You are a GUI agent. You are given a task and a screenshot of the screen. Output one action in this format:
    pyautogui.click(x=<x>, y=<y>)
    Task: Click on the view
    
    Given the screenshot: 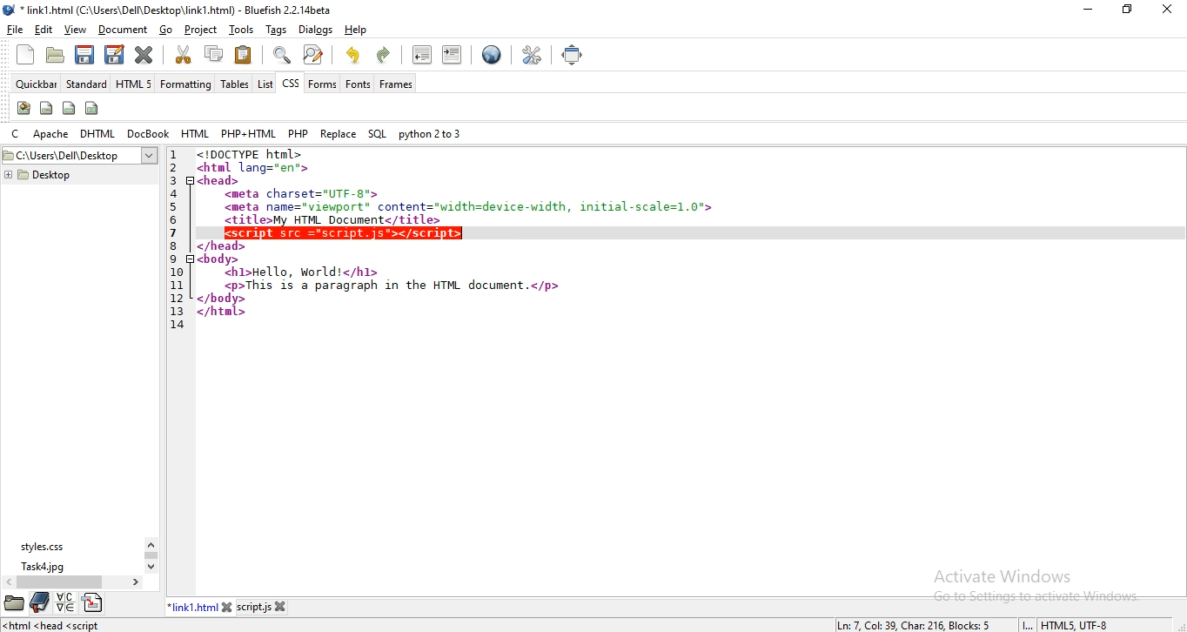 What is the action you would take?
    pyautogui.click(x=74, y=30)
    